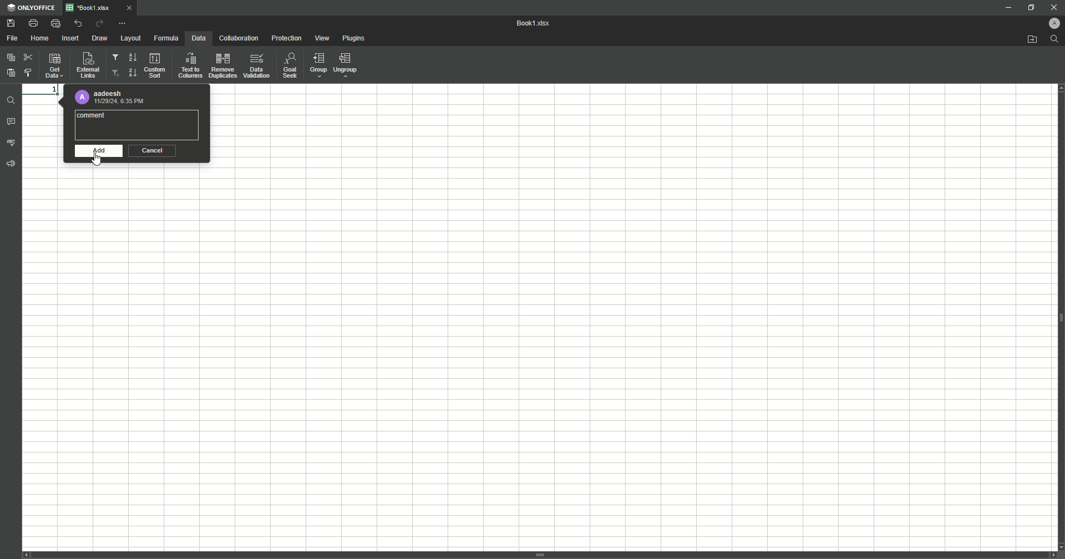 This screenshot has width=1065, height=559. Describe the element at coordinates (13, 38) in the screenshot. I see `File` at that location.